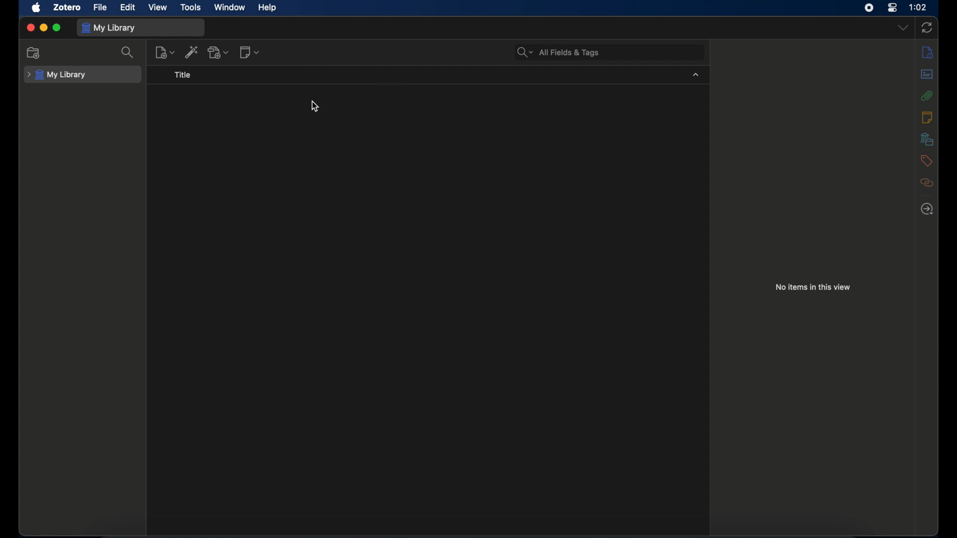 This screenshot has width=957, height=538. Describe the element at coordinates (557, 52) in the screenshot. I see `search bar` at that location.